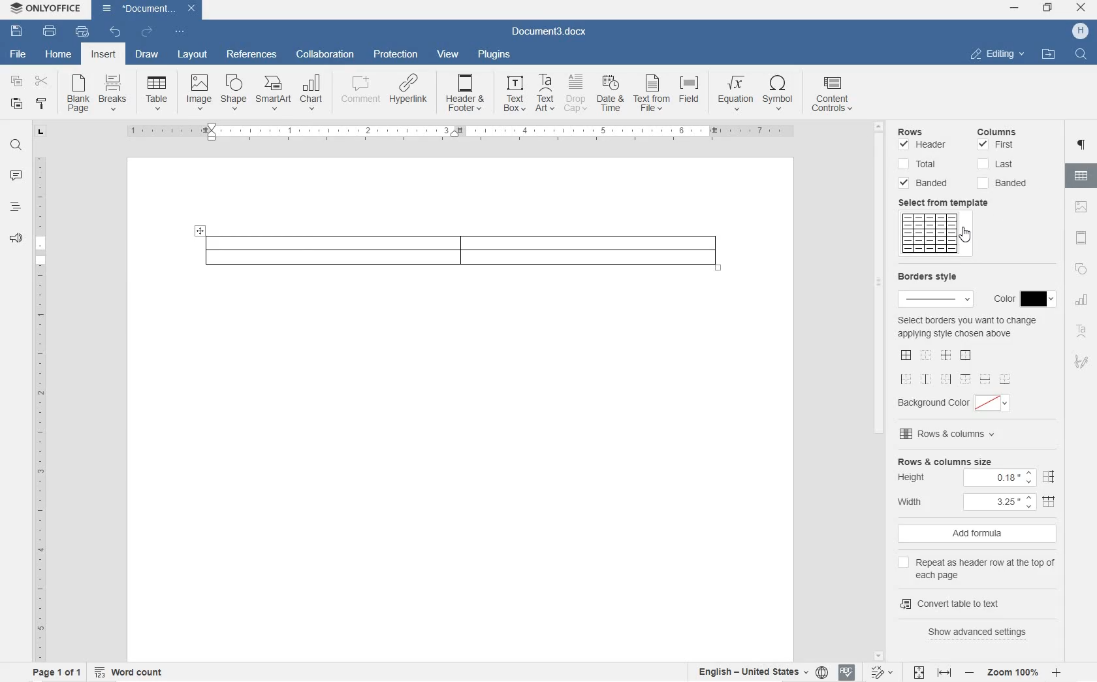  What do you see at coordinates (18, 29) in the screenshot?
I see `SAVE` at bounding box center [18, 29].